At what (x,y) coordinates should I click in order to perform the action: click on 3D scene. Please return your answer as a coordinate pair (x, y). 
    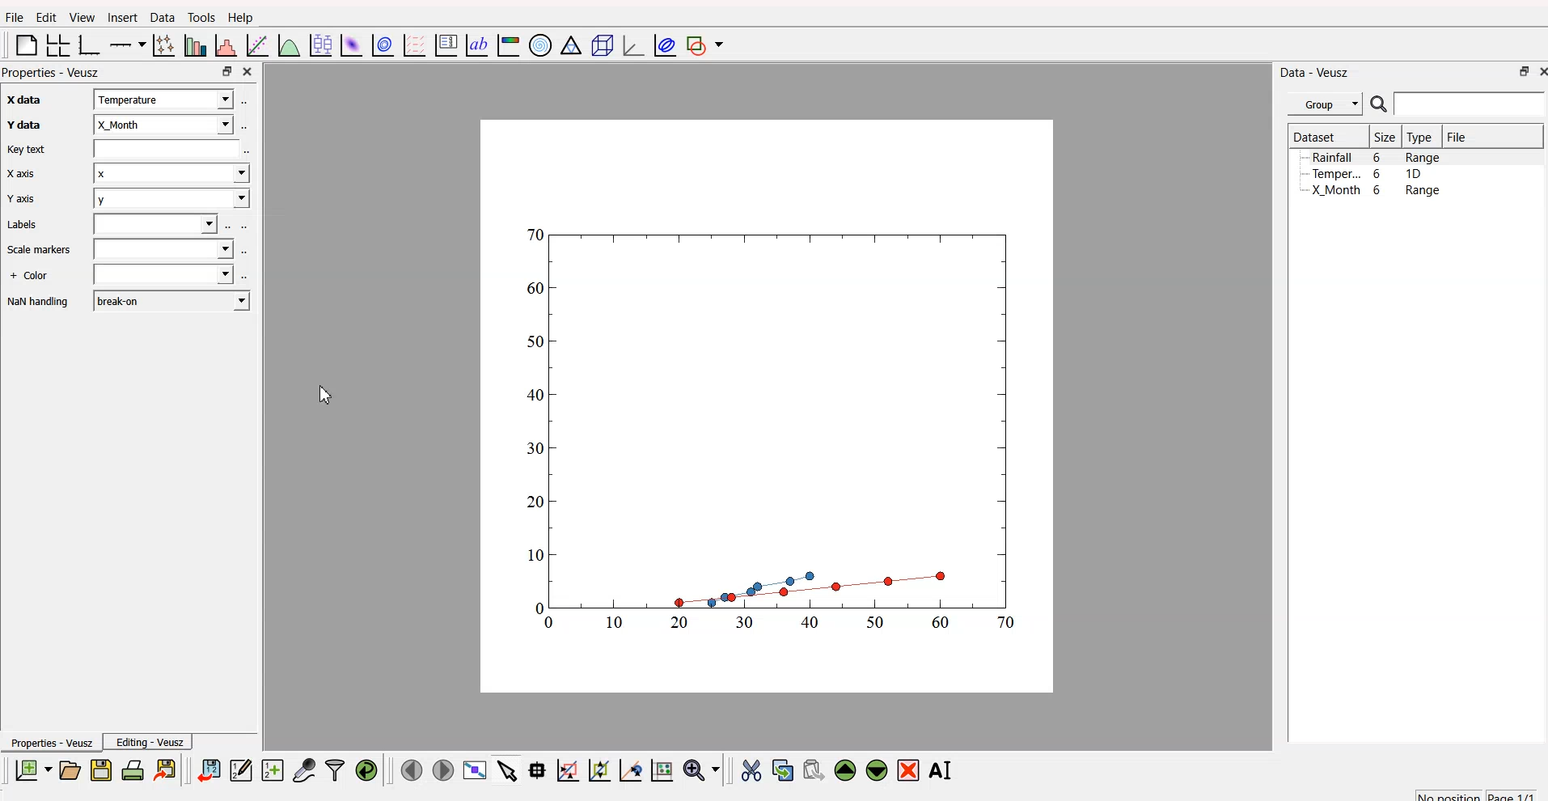
    Looking at the image, I should click on (598, 44).